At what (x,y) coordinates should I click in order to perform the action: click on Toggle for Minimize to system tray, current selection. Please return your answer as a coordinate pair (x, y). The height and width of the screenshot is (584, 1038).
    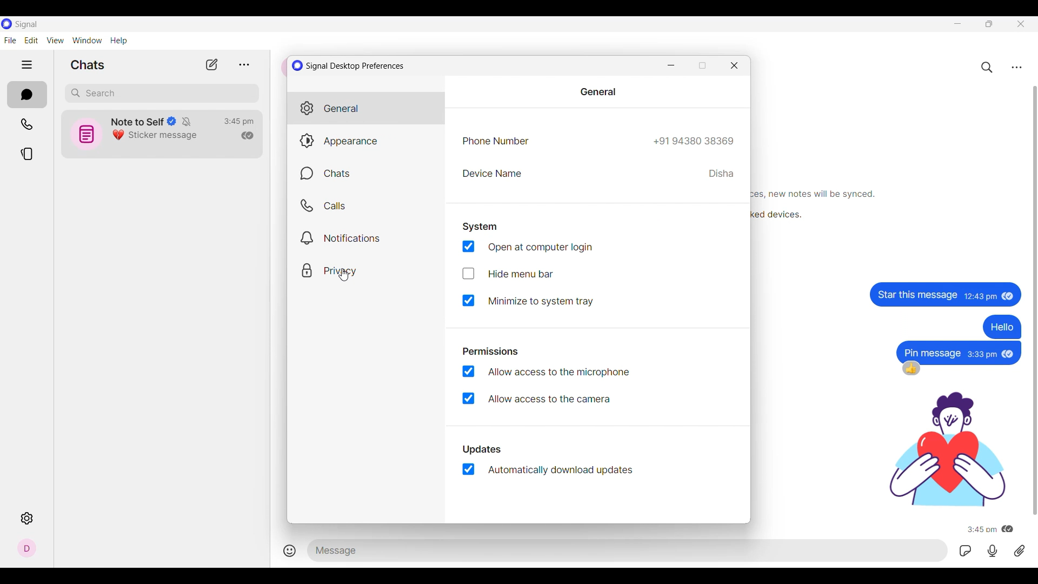
    Looking at the image, I should click on (527, 301).